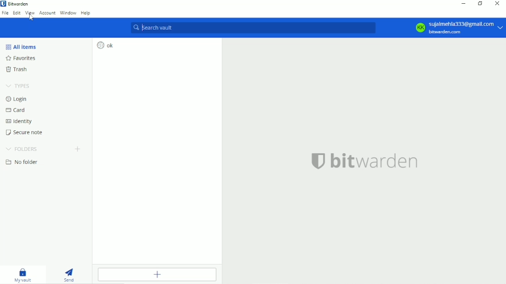 The width and height of the screenshot is (506, 284). I want to click on Minimize, so click(462, 3).